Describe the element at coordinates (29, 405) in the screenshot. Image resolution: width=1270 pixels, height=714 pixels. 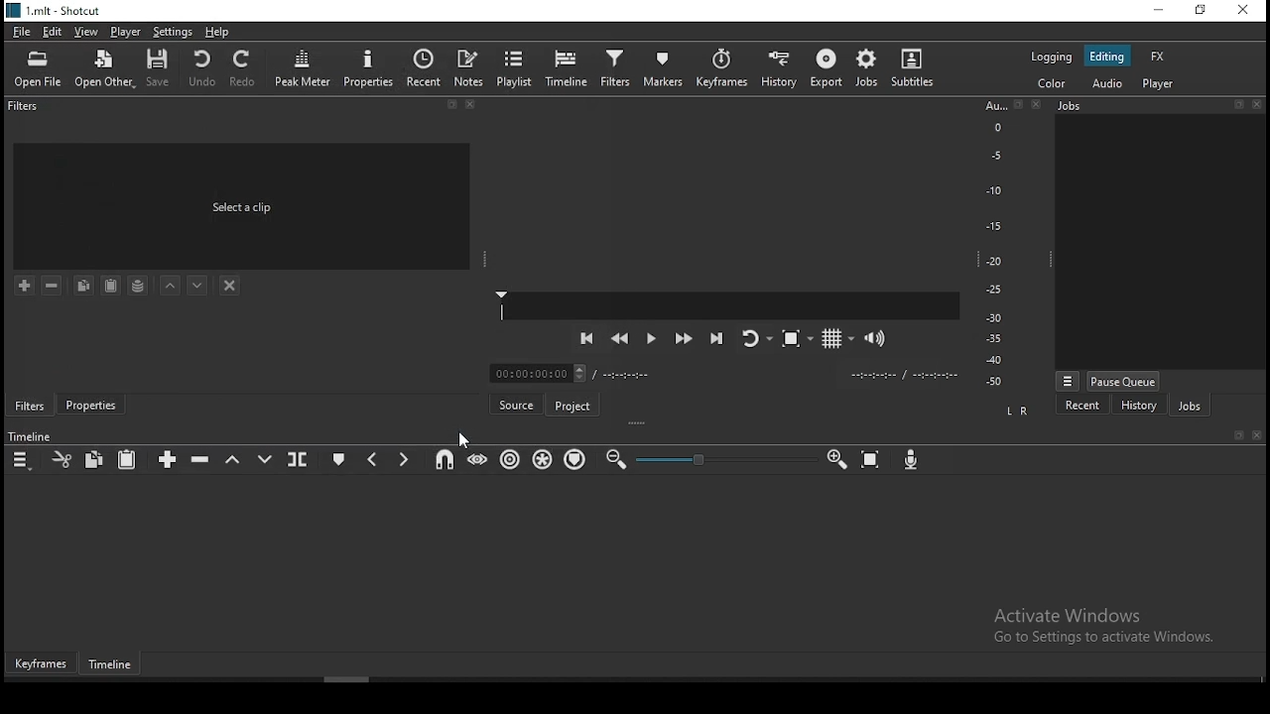
I see `filters` at that location.